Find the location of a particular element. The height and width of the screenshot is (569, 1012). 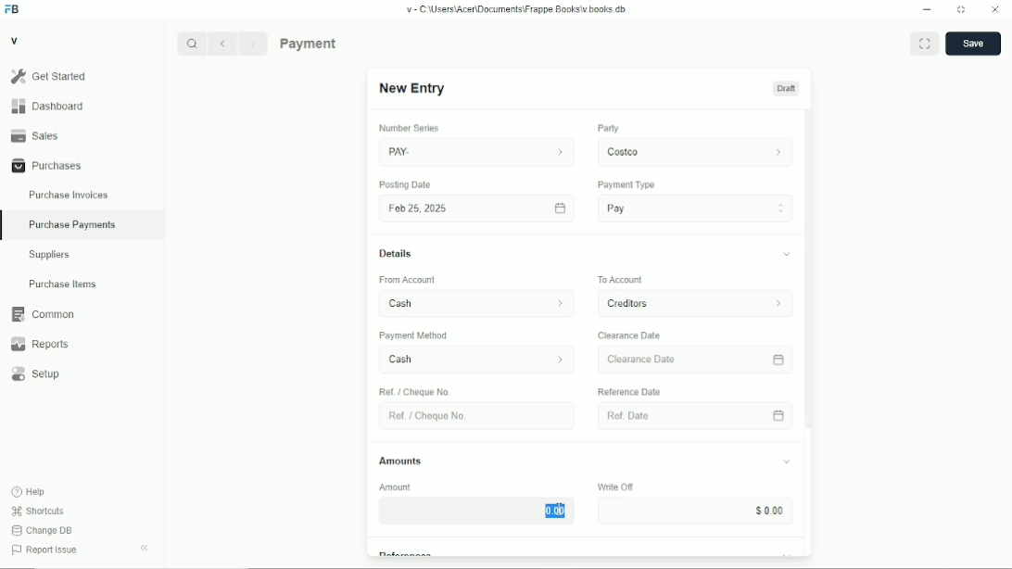

Reports is located at coordinates (82, 344).